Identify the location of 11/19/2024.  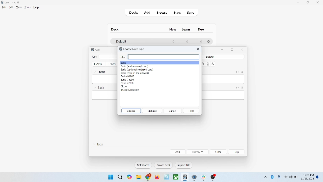
(307, 179).